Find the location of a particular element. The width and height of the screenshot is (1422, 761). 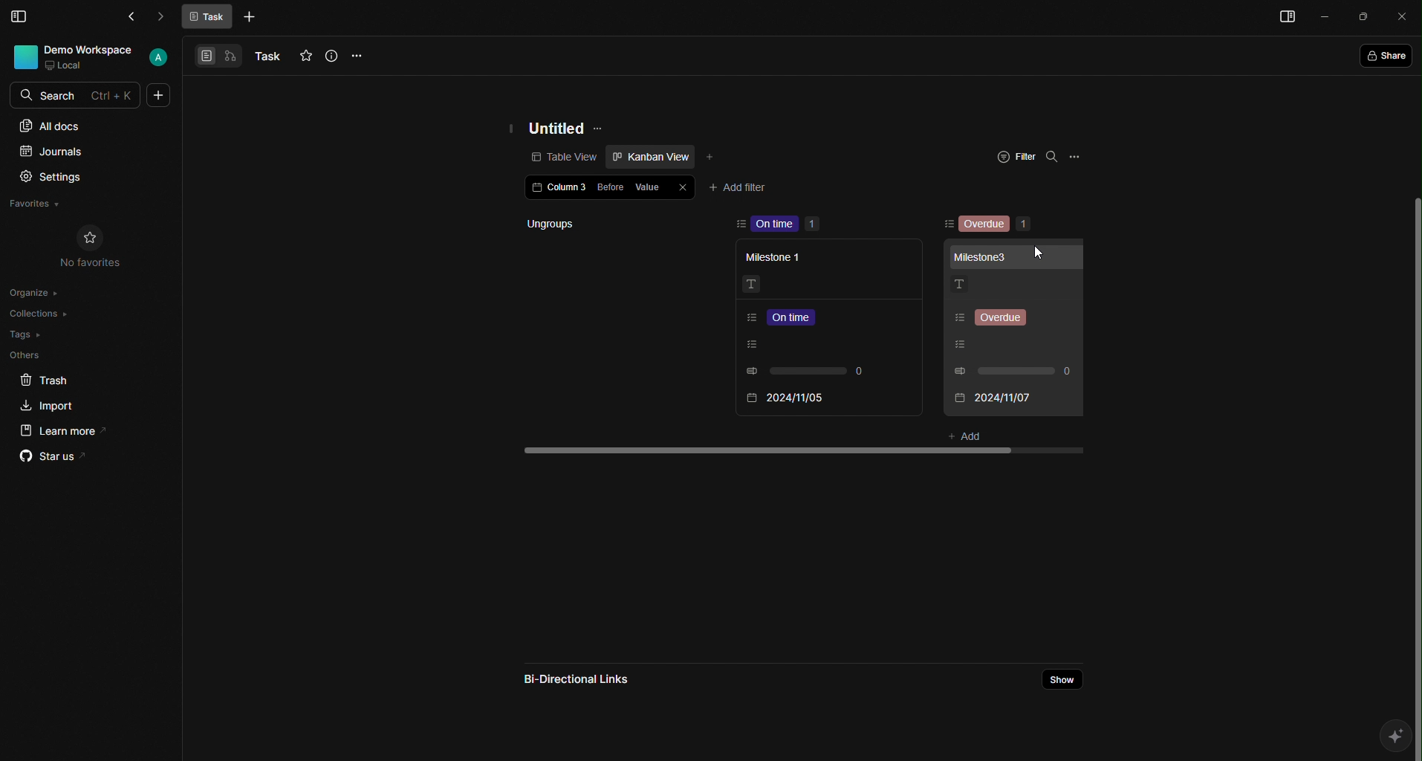

More is located at coordinates (158, 95).